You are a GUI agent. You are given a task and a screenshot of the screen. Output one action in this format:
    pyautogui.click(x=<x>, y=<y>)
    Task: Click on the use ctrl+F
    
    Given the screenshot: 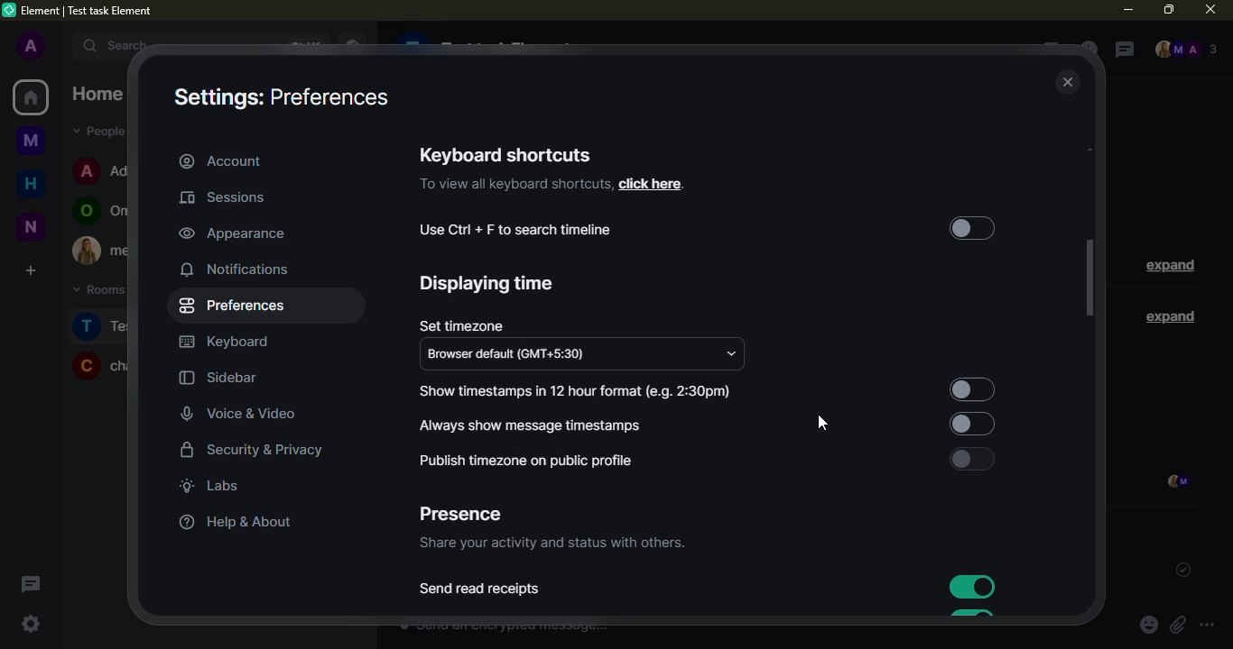 What is the action you would take?
    pyautogui.click(x=516, y=230)
    